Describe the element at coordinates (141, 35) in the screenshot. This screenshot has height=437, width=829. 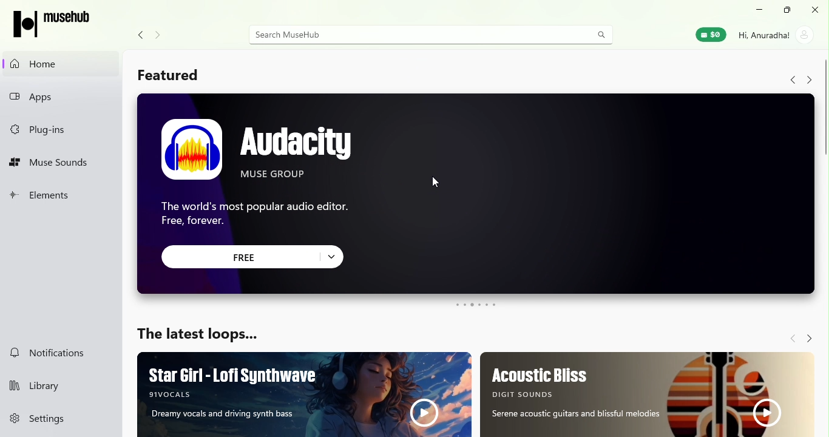
I see `Navigate back` at that location.